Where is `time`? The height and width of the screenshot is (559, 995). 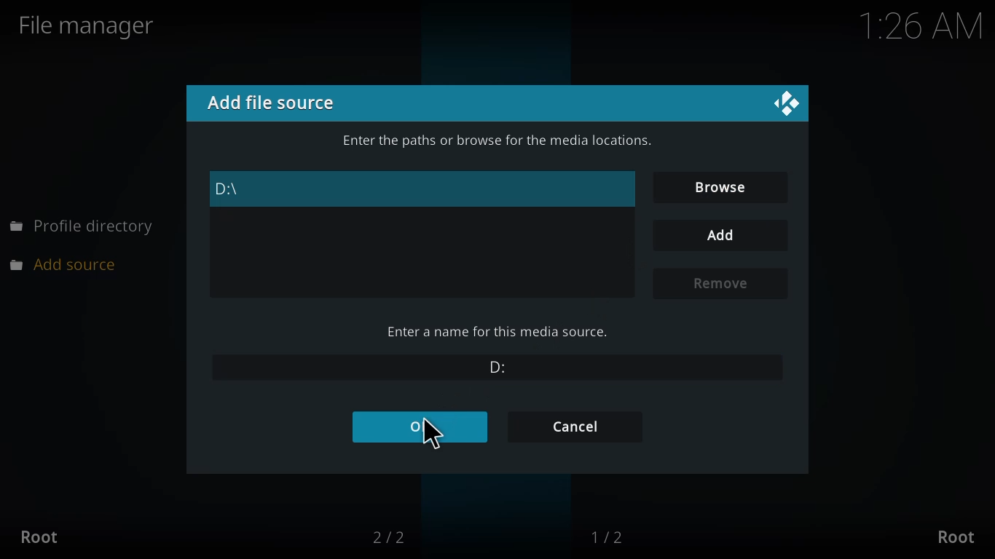 time is located at coordinates (912, 27).